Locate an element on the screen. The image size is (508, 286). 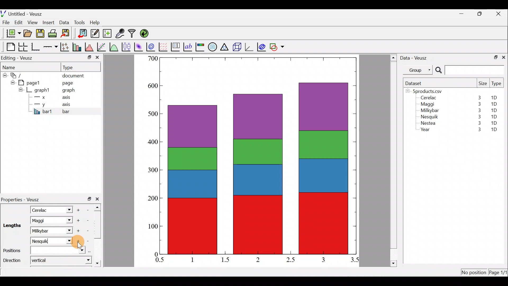
hide is located at coordinates (4, 74).